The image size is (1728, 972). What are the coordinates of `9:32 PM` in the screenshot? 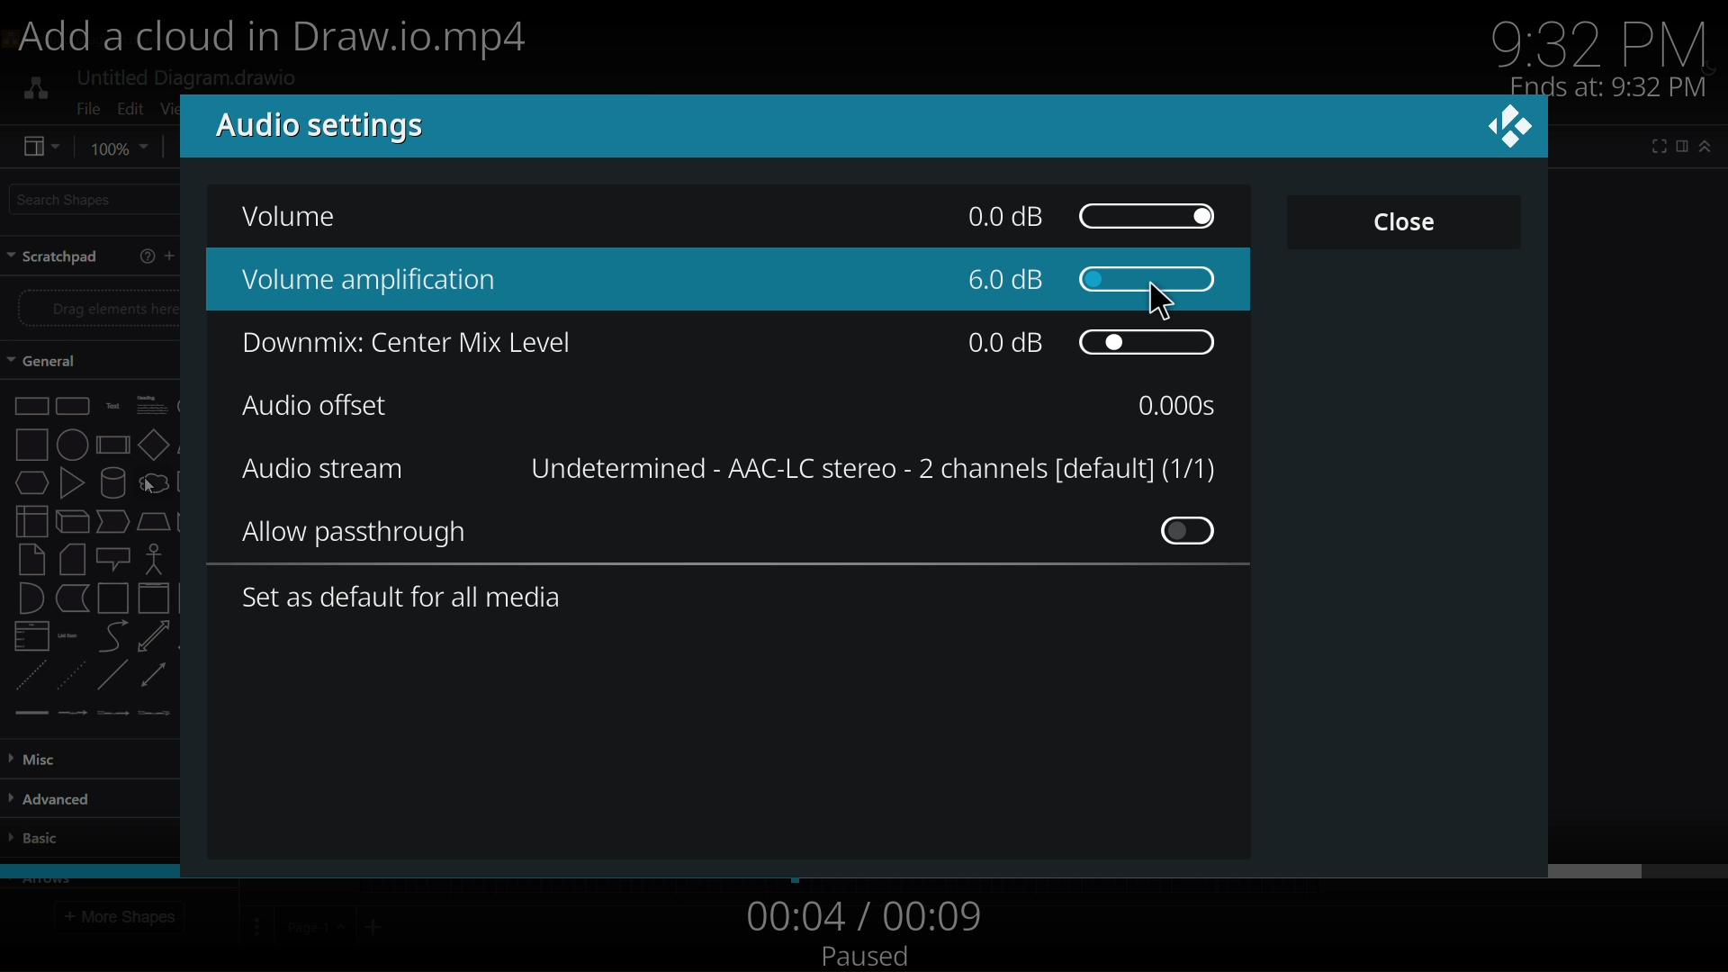 It's located at (1608, 39).